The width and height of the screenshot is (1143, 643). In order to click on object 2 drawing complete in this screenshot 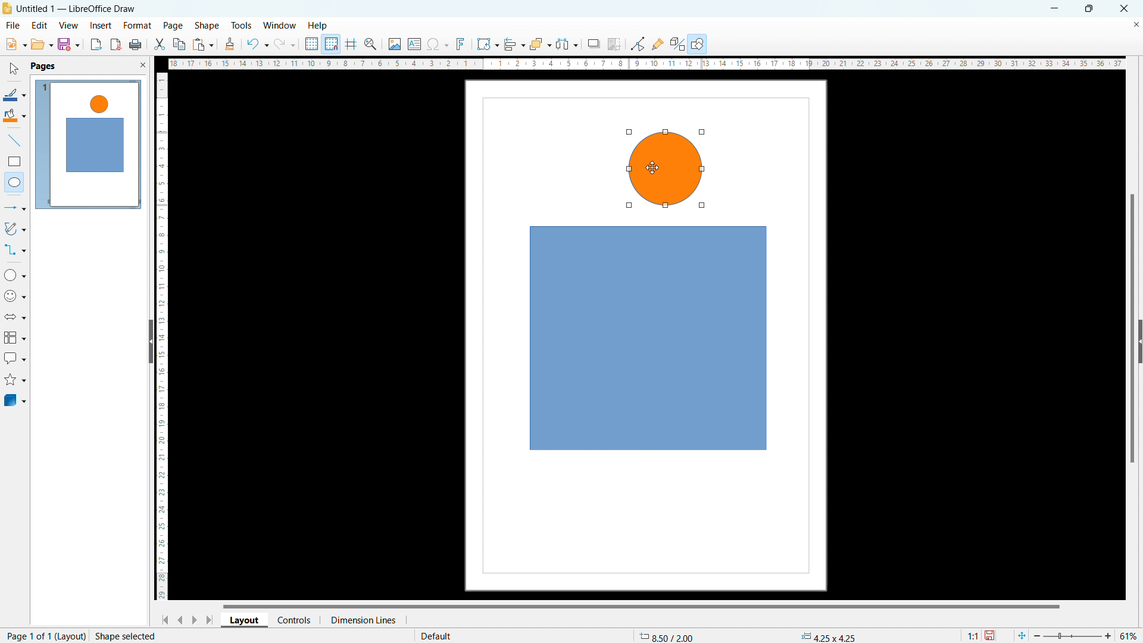, I will do `click(667, 168)`.